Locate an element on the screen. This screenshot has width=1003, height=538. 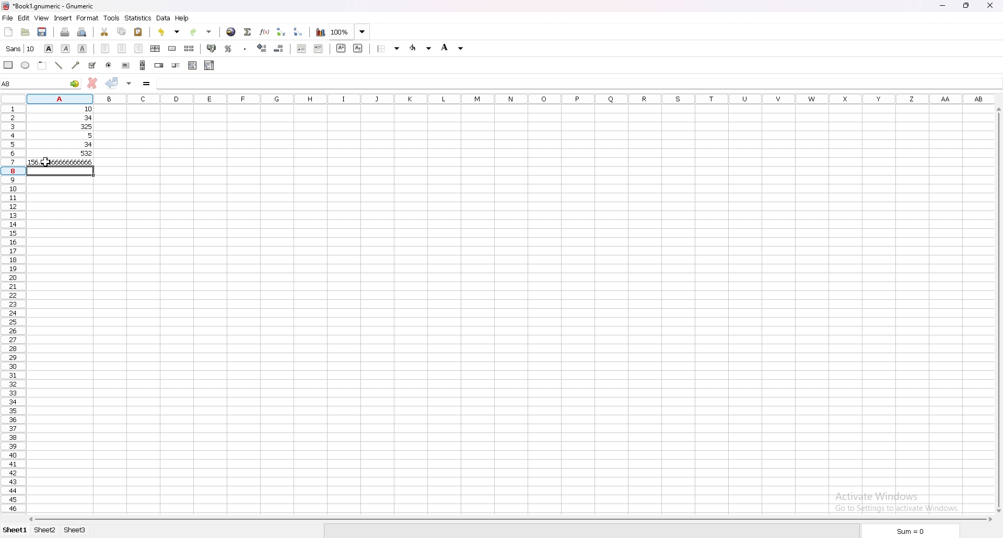
right align is located at coordinates (138, 48).